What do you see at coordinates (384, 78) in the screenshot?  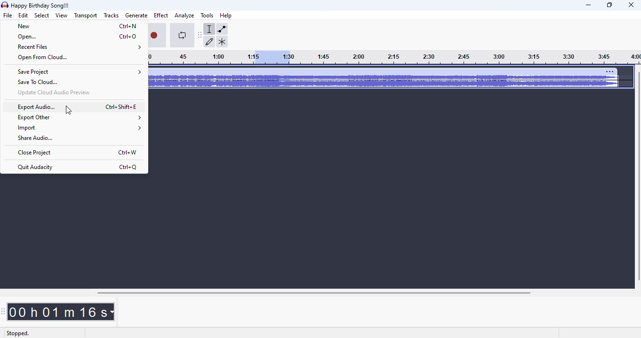 I see `audio track` at bounding box center [384, 78].